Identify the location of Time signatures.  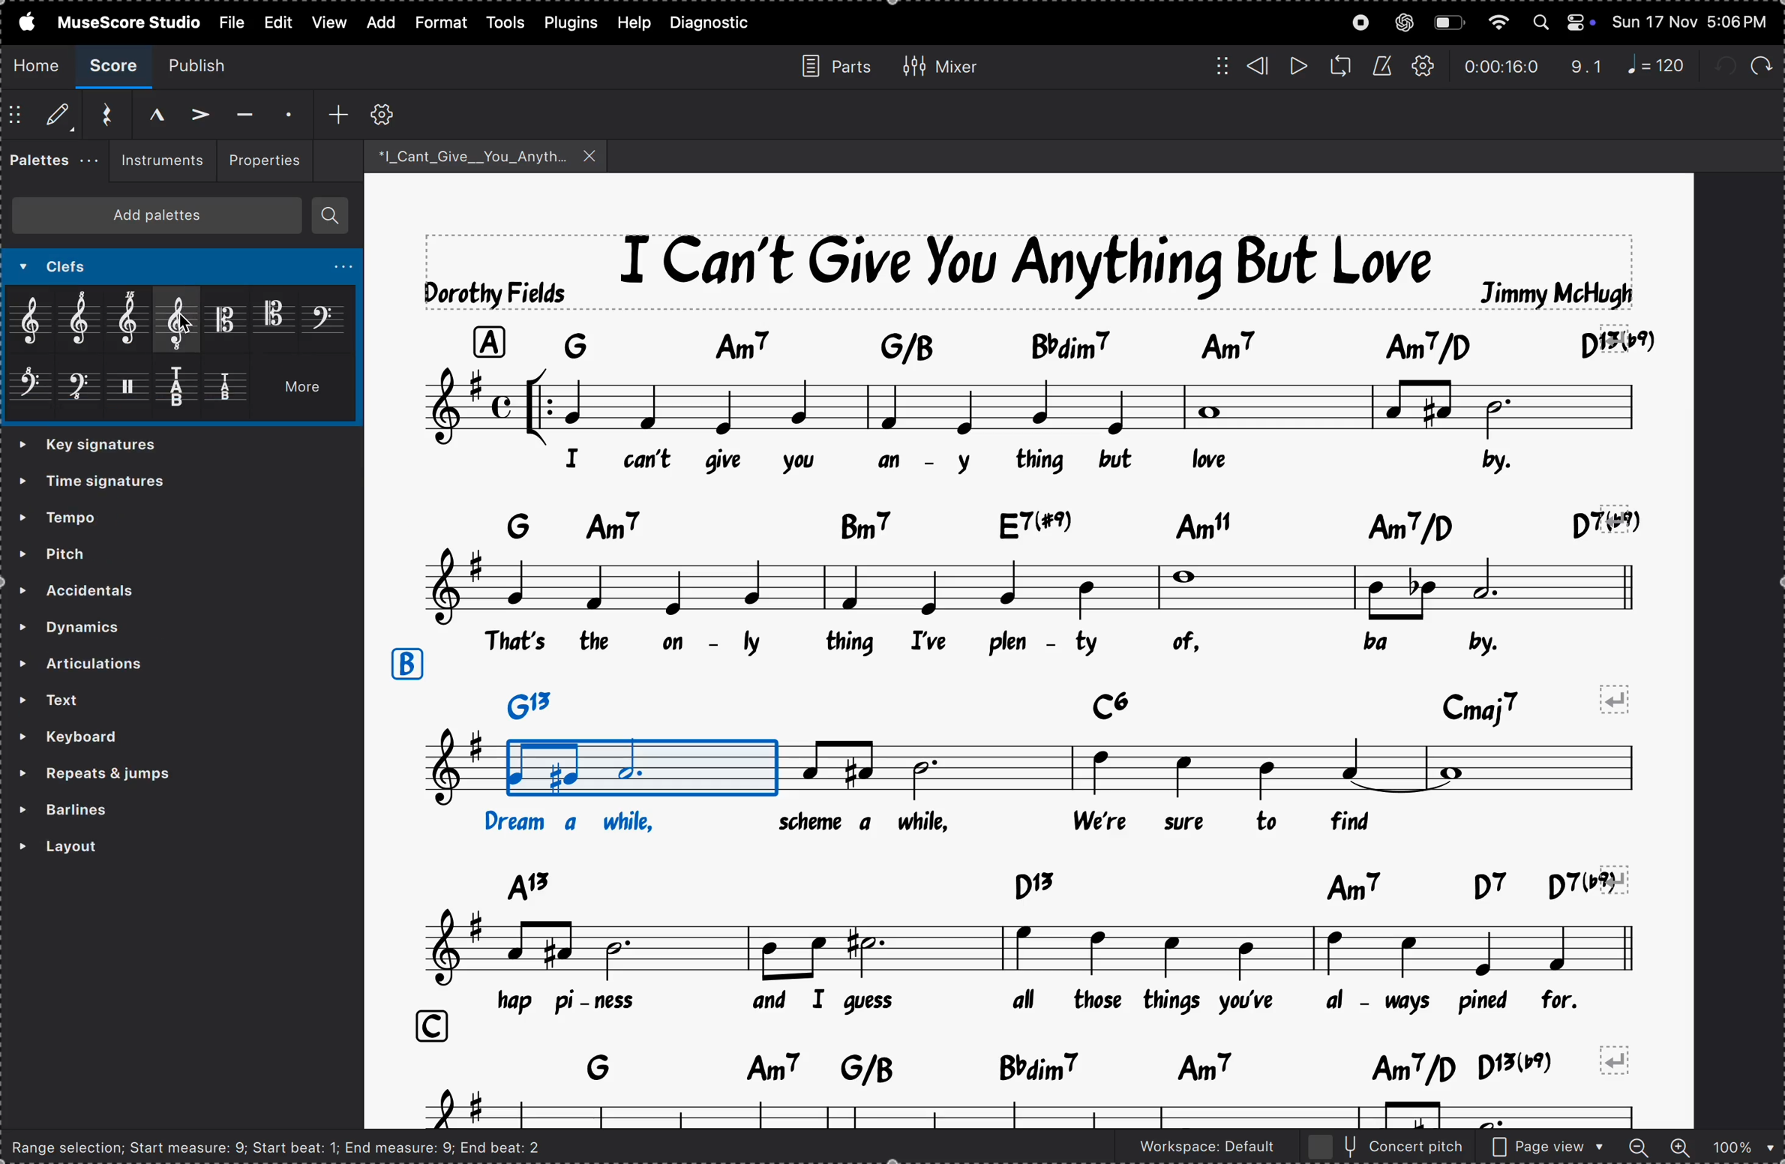
(103, 484).